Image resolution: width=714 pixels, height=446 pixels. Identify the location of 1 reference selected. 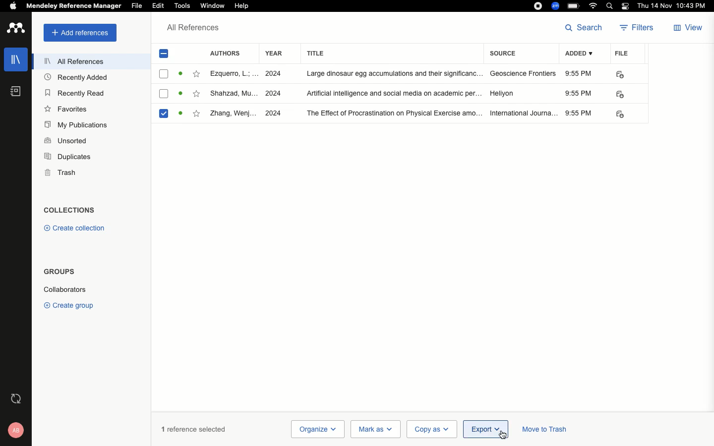
(194, 429).